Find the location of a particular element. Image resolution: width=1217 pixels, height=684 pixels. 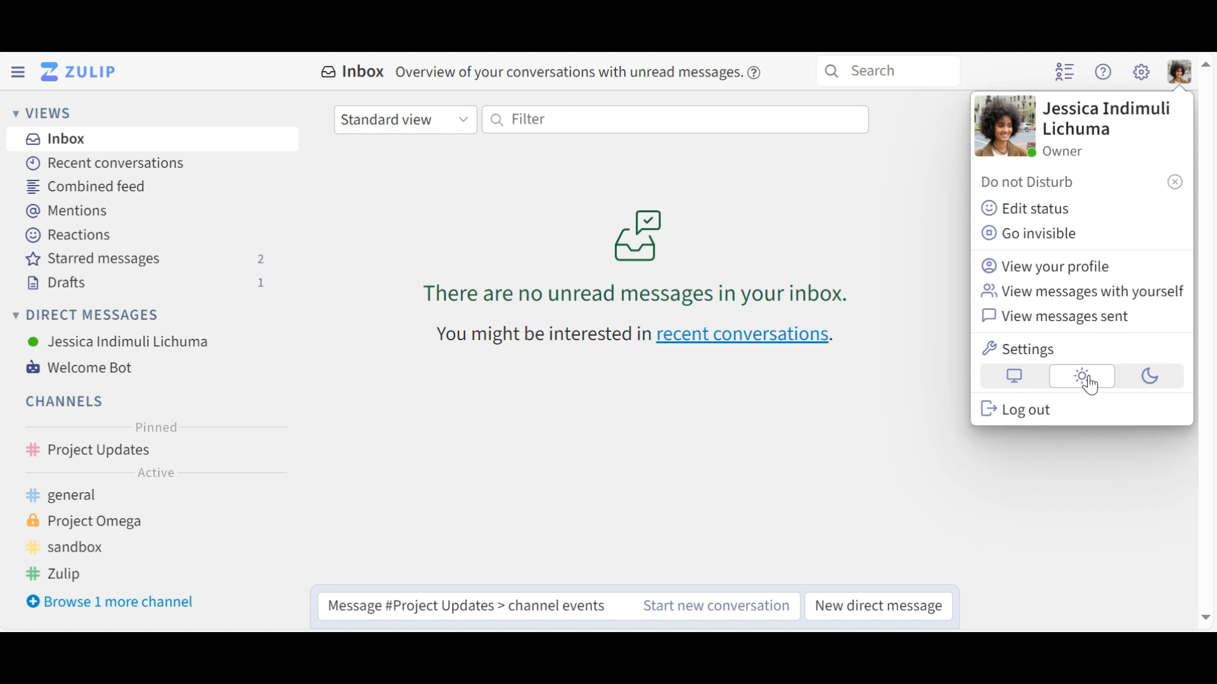

Jessica Indimuli Lichuma is located at coordinates (119, 341).